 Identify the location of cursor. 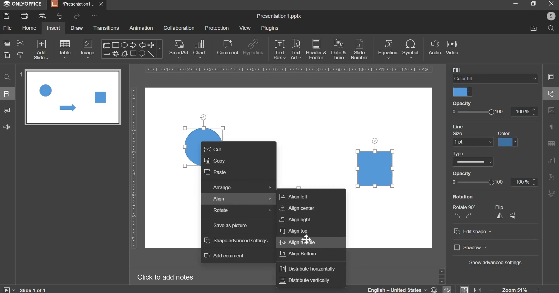
(308, 240).